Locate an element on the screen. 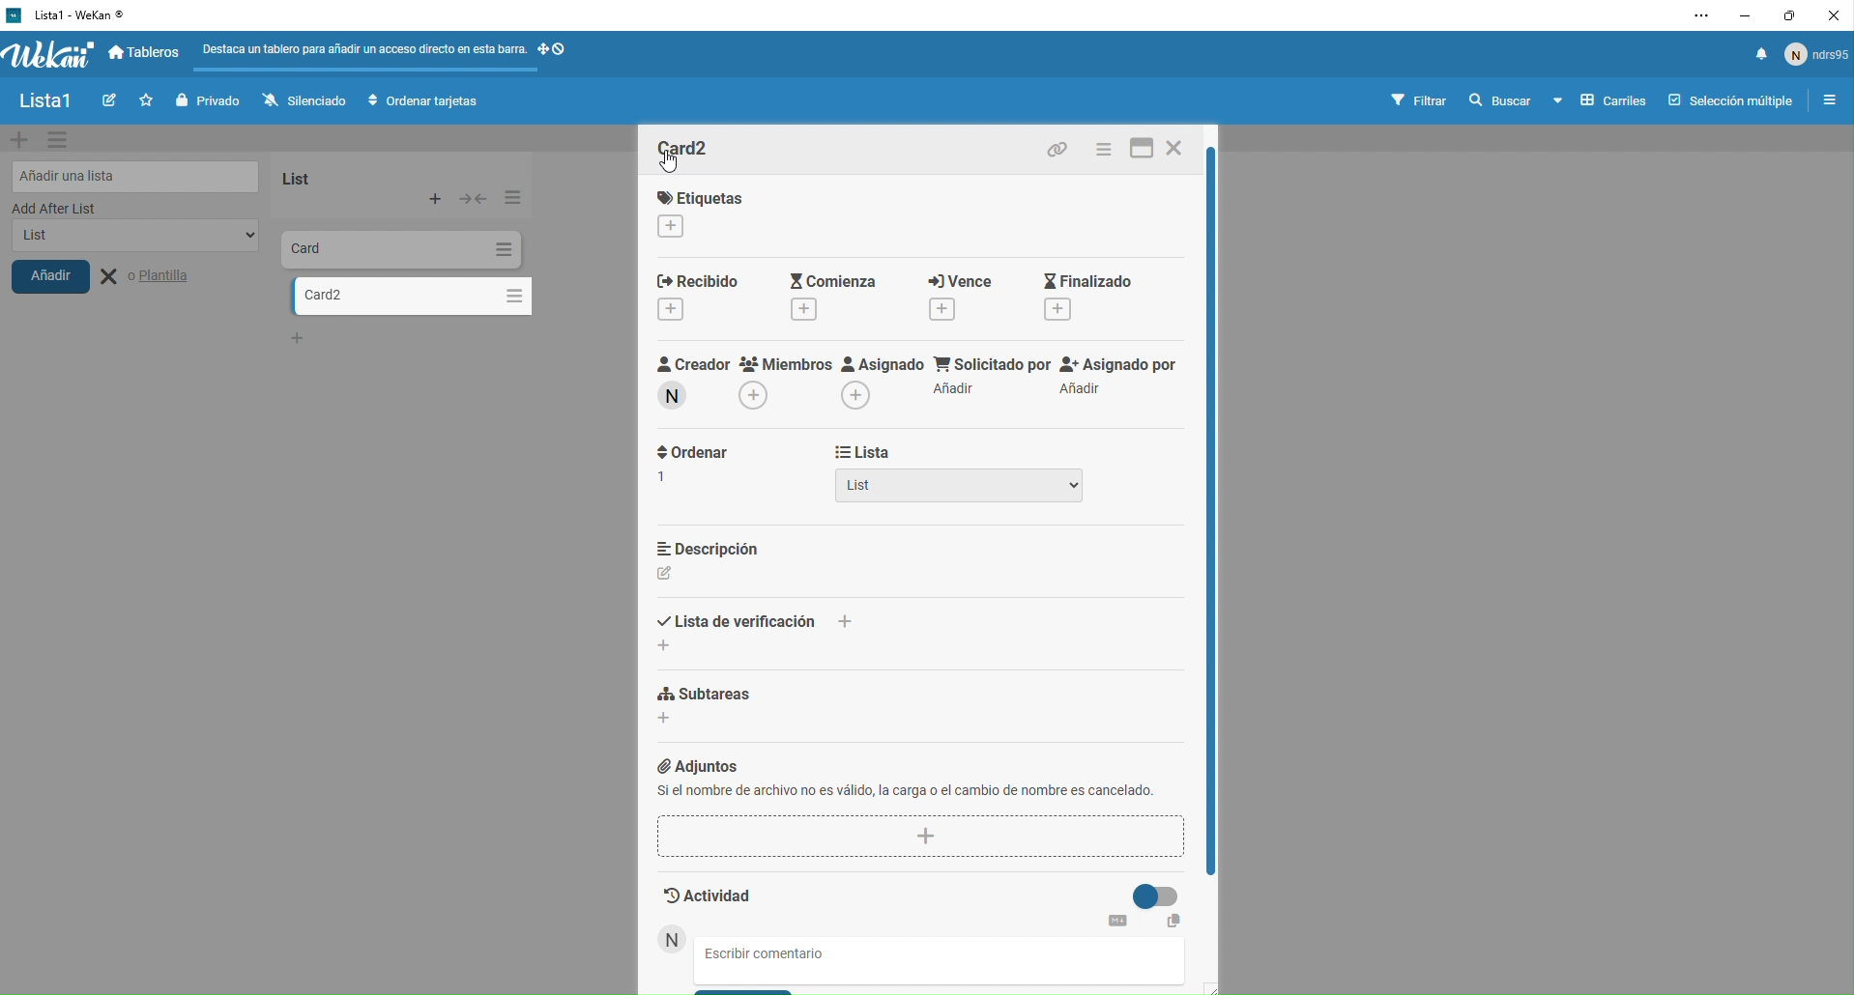 The width and height of the screenshot is (1854, 995). asignado is located at coordinates (880, 384).